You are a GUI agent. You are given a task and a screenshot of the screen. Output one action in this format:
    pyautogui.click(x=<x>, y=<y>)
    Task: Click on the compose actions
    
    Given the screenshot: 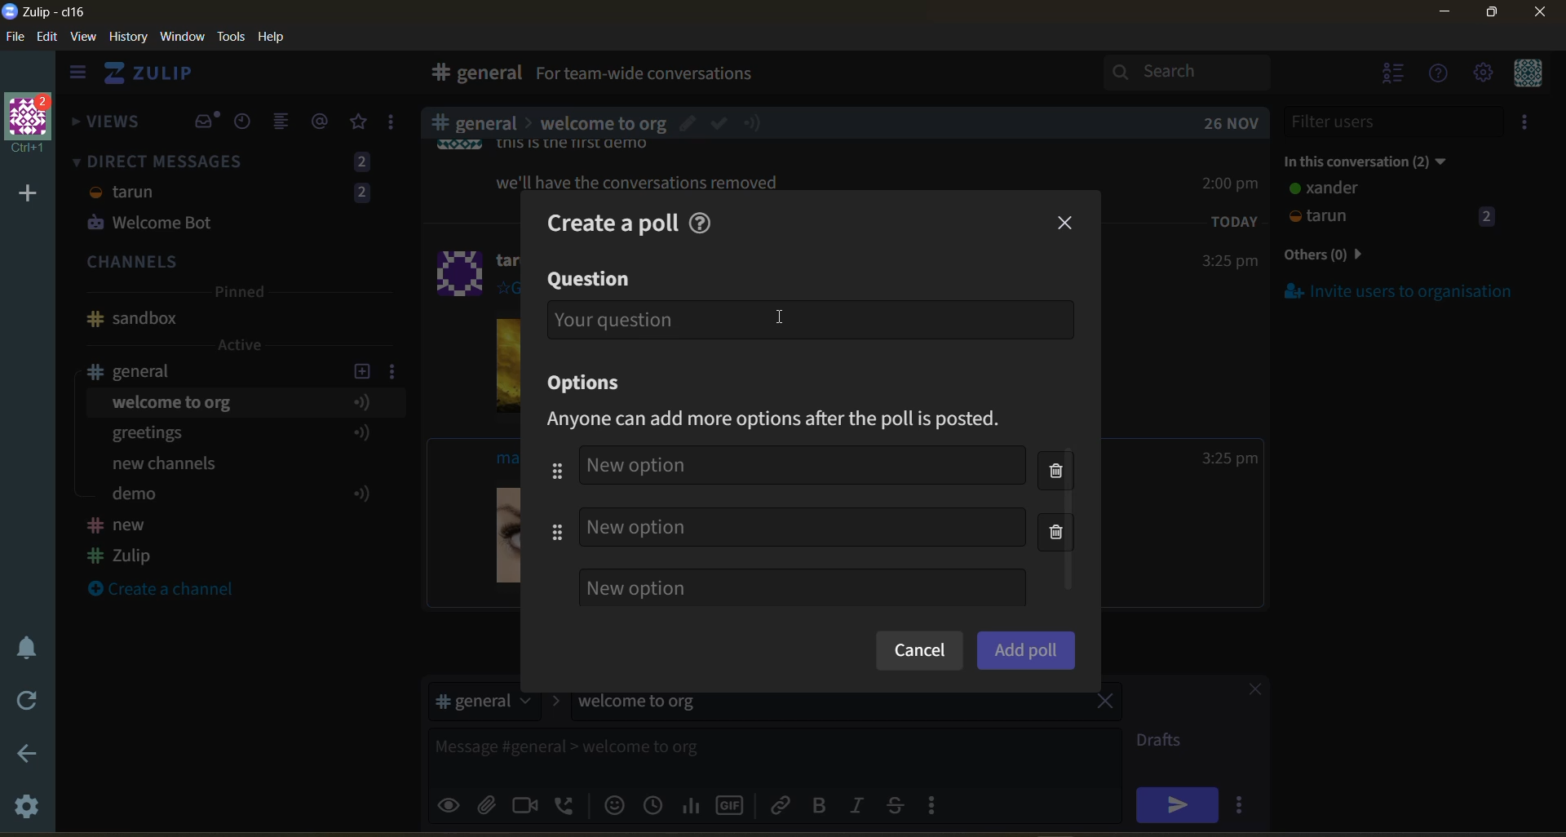 What is the action you would take?
    pyautogui.click(x=938, y=804)
    